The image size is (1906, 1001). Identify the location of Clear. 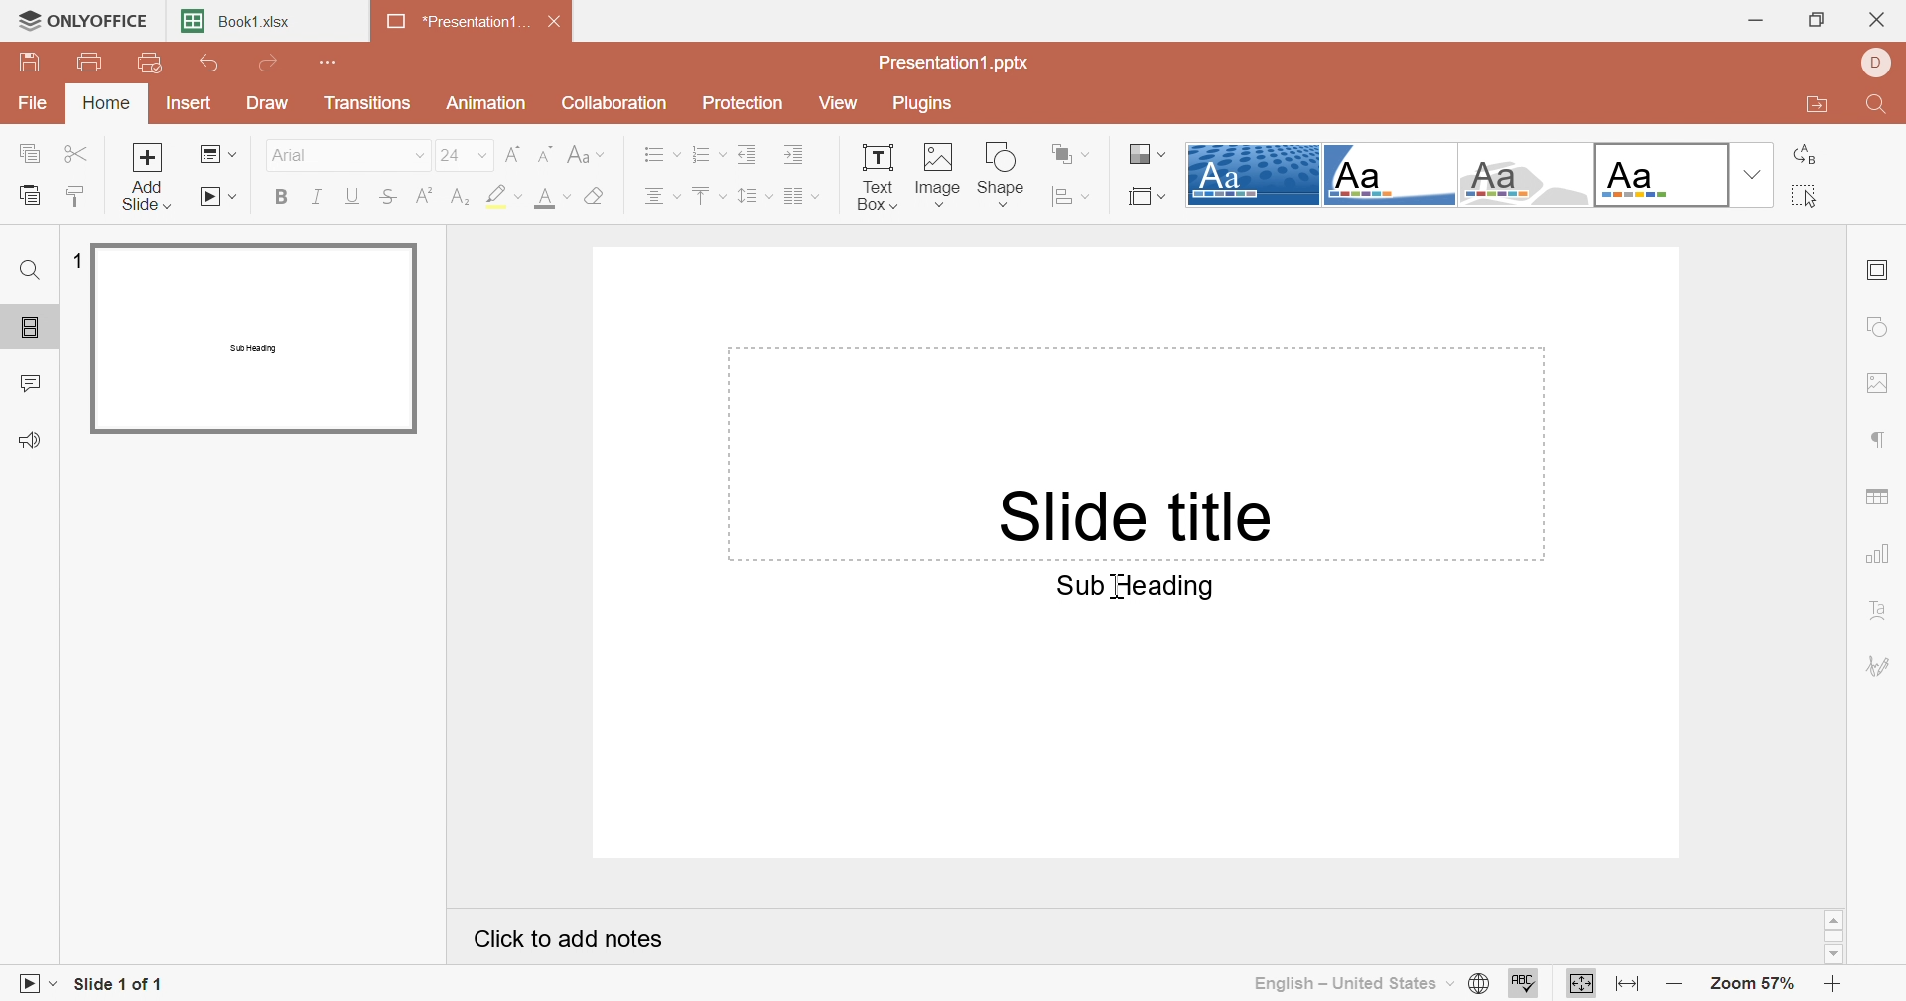
(596, 195).